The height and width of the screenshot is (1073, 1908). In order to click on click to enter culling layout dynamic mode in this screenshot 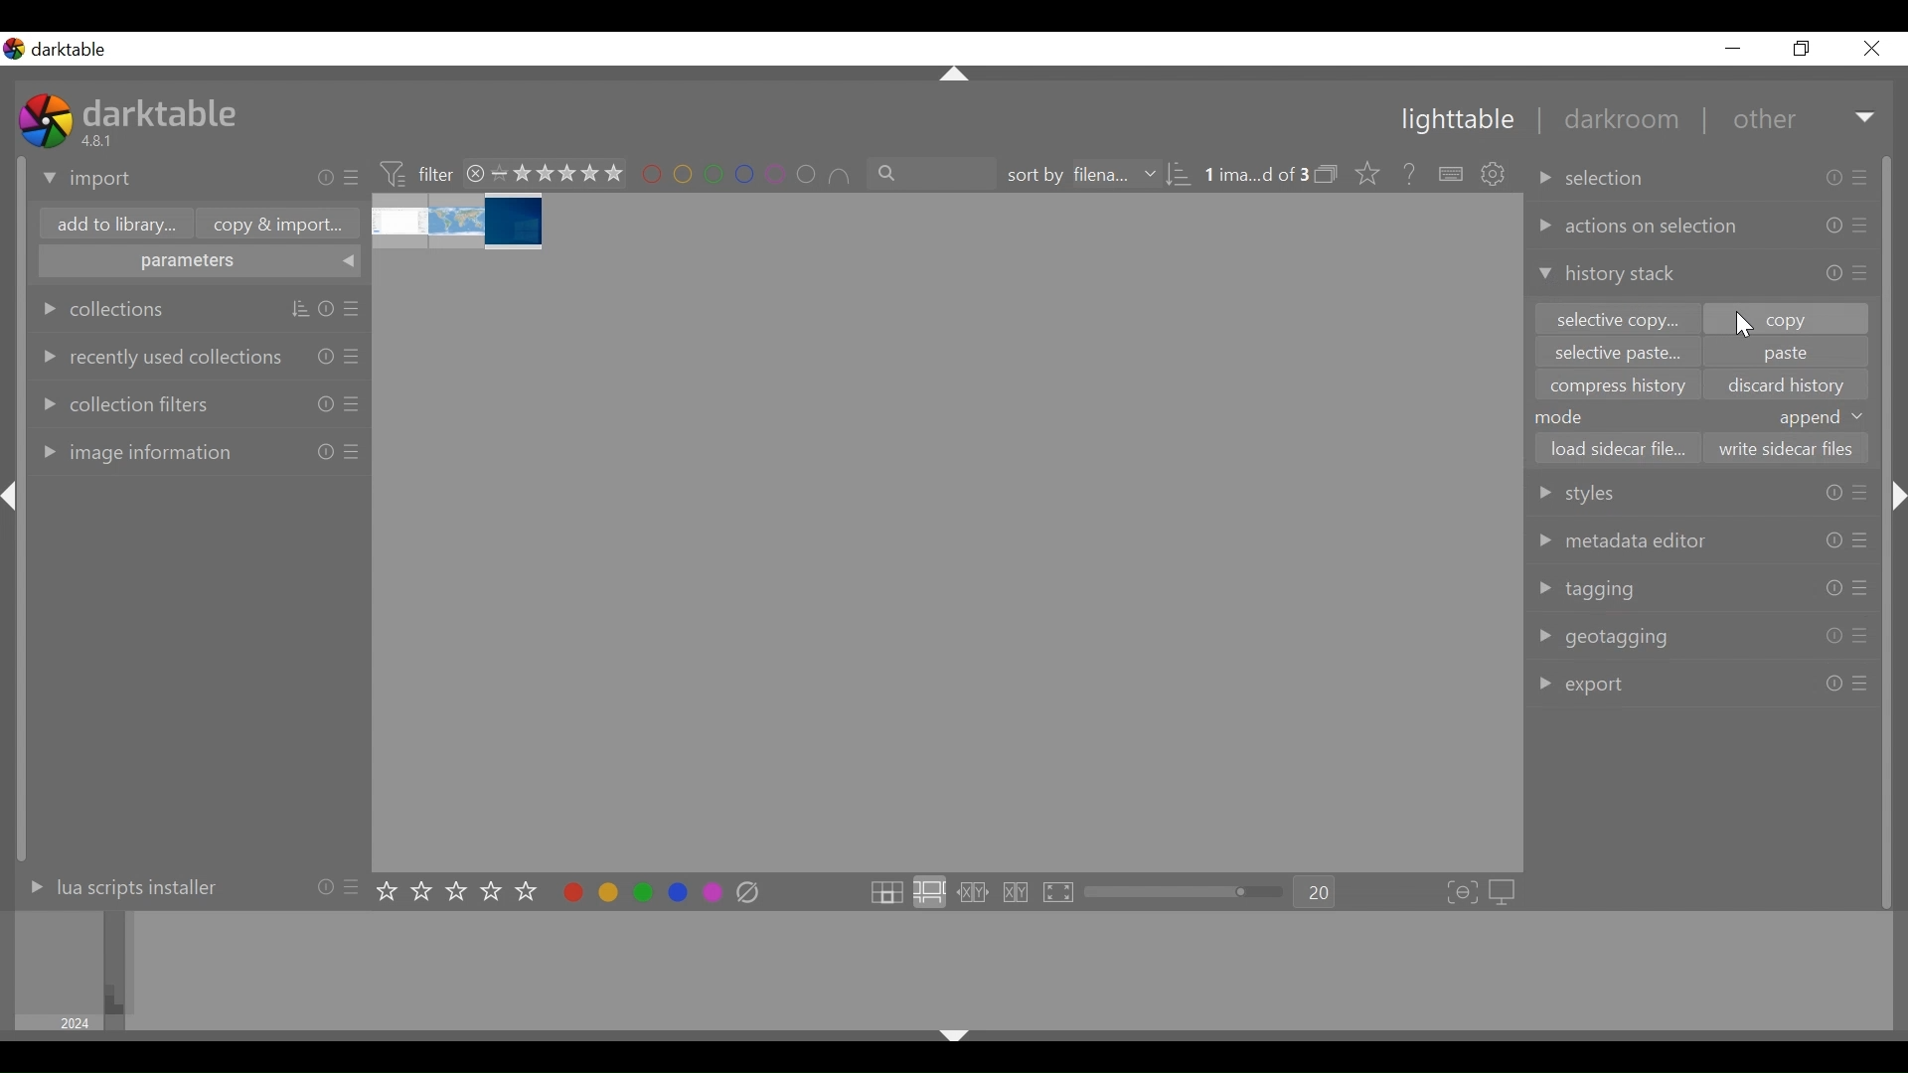, I will do `click(1019, 893)`.